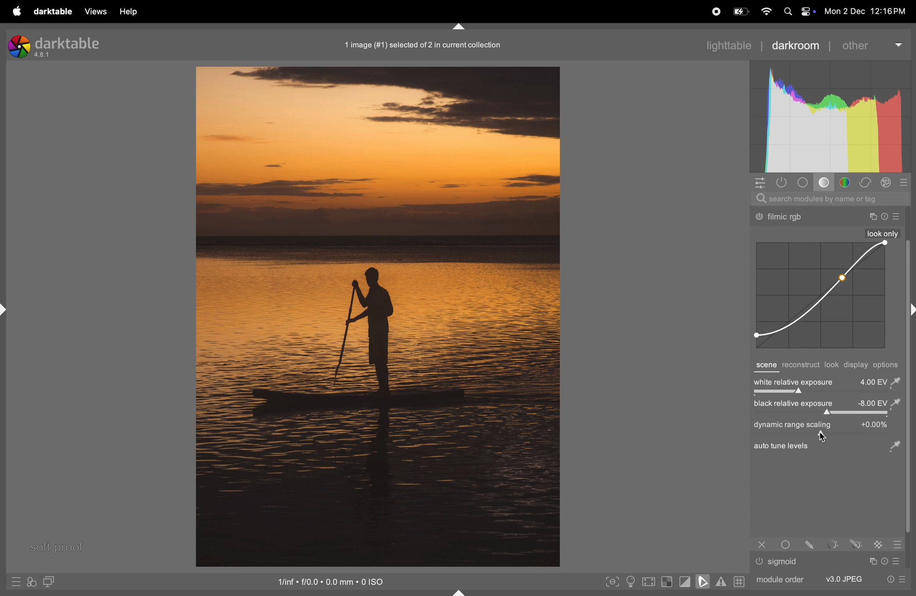  I want to click on toggle focus peaking mode, so click(613, 581).